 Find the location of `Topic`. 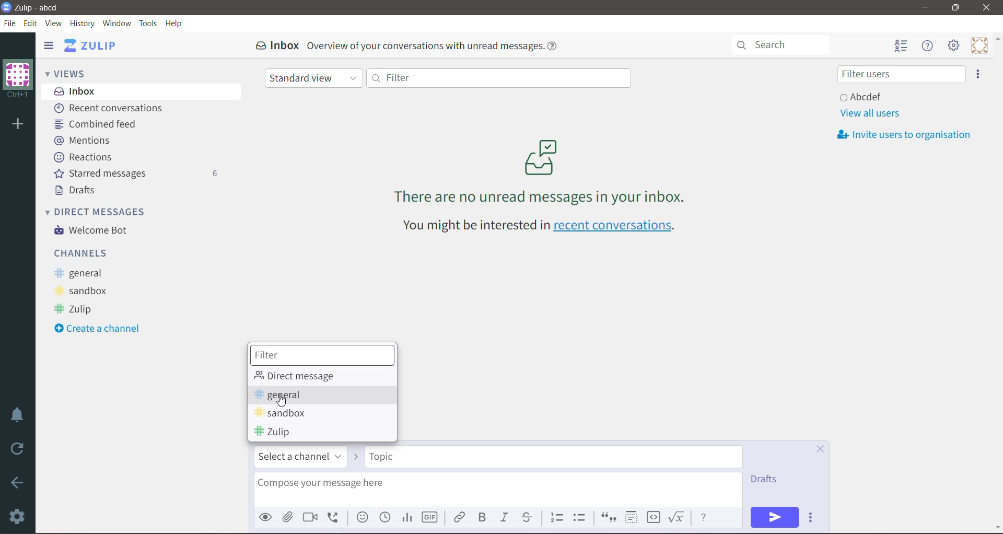

Topic is located at coordinates (553, 457).